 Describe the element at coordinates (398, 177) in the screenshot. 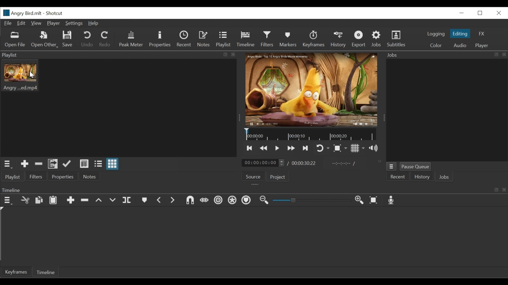

I see `Recent` at that location.